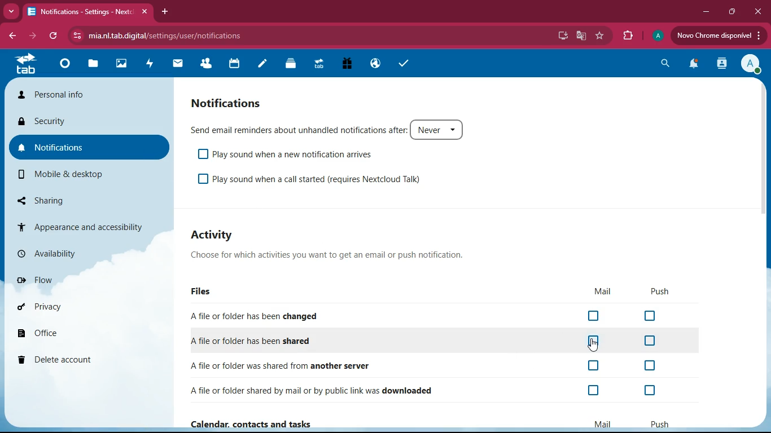  What do you see at coordinates (262, 317) in the screenshot?
I see `changed` at bounding box center [262, 317].